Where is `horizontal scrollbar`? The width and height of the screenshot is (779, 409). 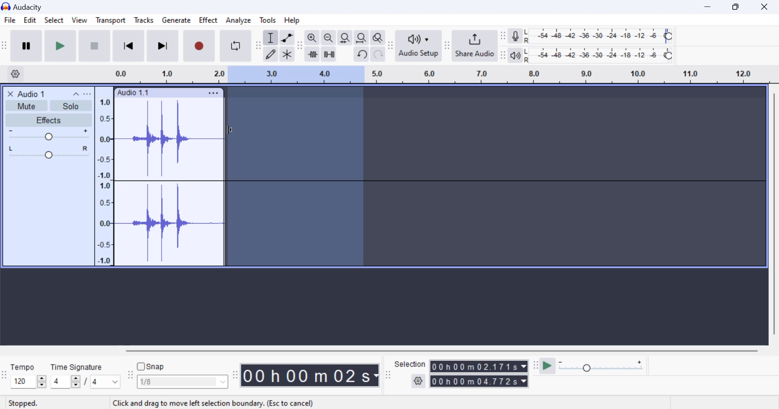
horizontal scrollbar is located at coordinates (450, 349).